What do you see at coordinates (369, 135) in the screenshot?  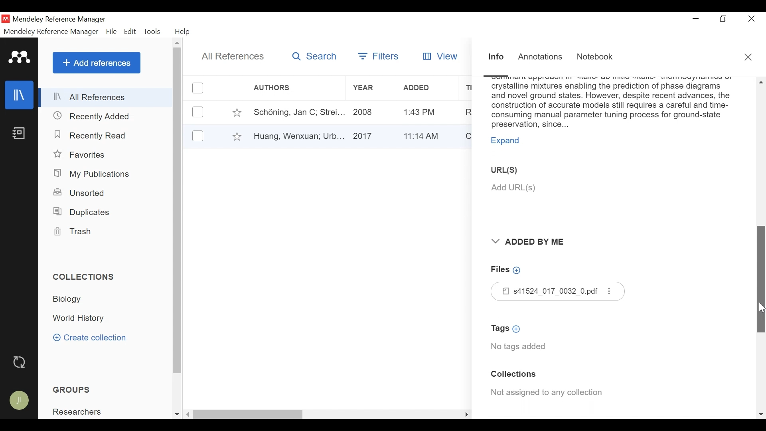 I see `Year` at bounding box center [369, 135].